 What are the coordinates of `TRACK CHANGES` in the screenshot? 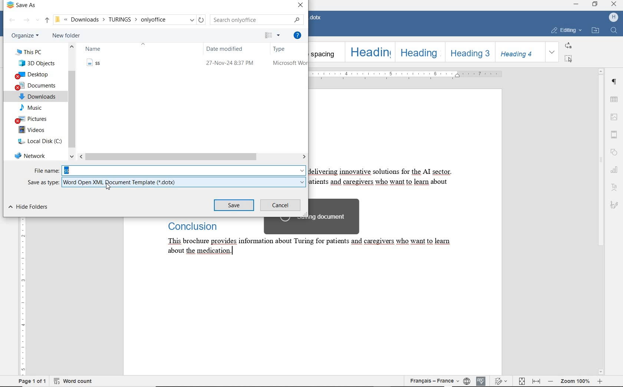 It's located at (502, 380).